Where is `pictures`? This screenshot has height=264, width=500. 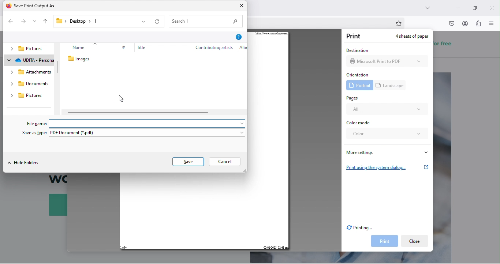
pictures is located at coordinates (27, 96).